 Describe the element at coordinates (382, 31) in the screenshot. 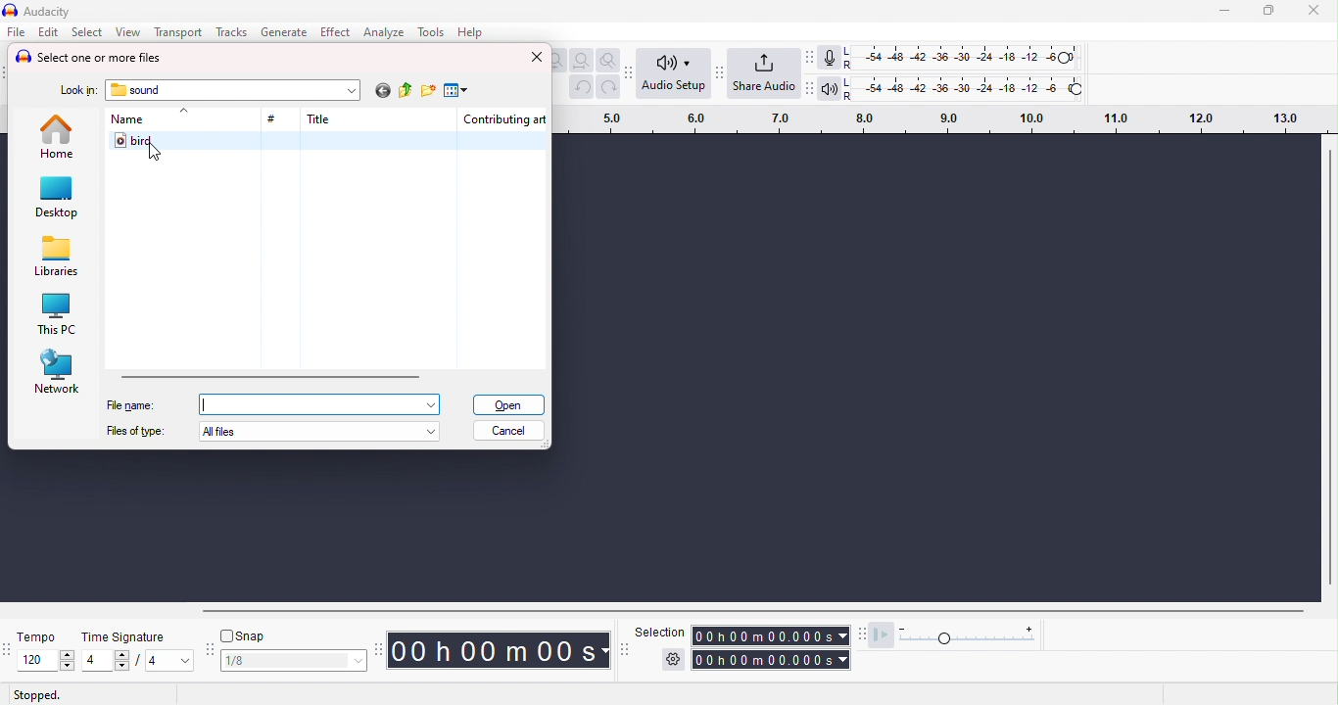

I see `analyze` at that location.